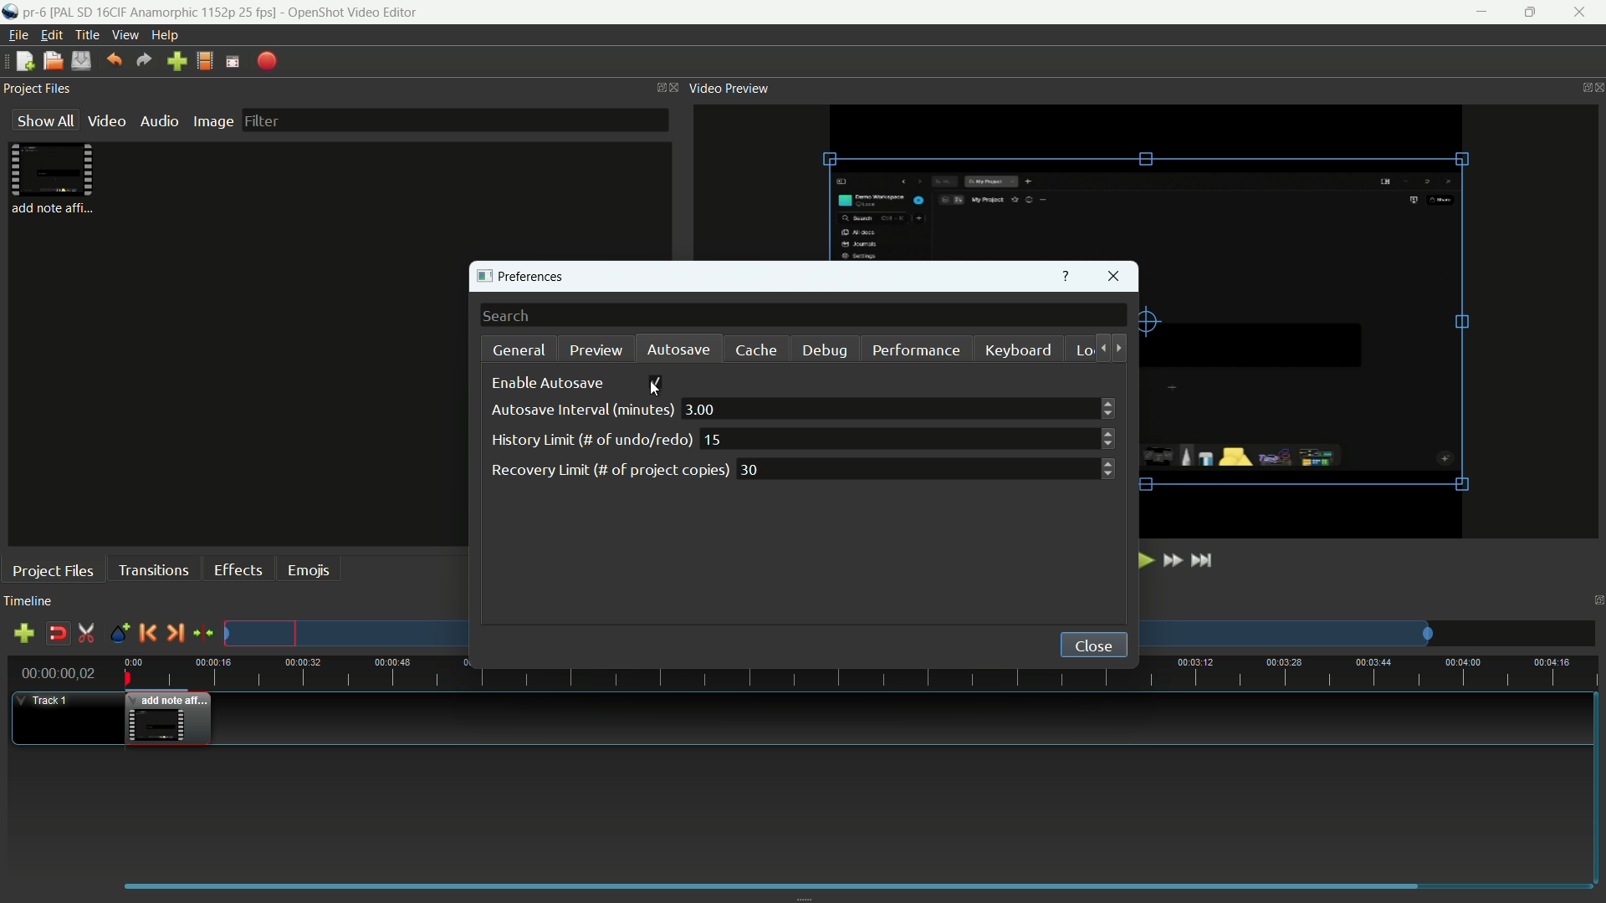 The width and height of the screenshot is (1606, 903). Describe the element at coordinates (23, 634) in the screenshot. I see `add track` at that location.